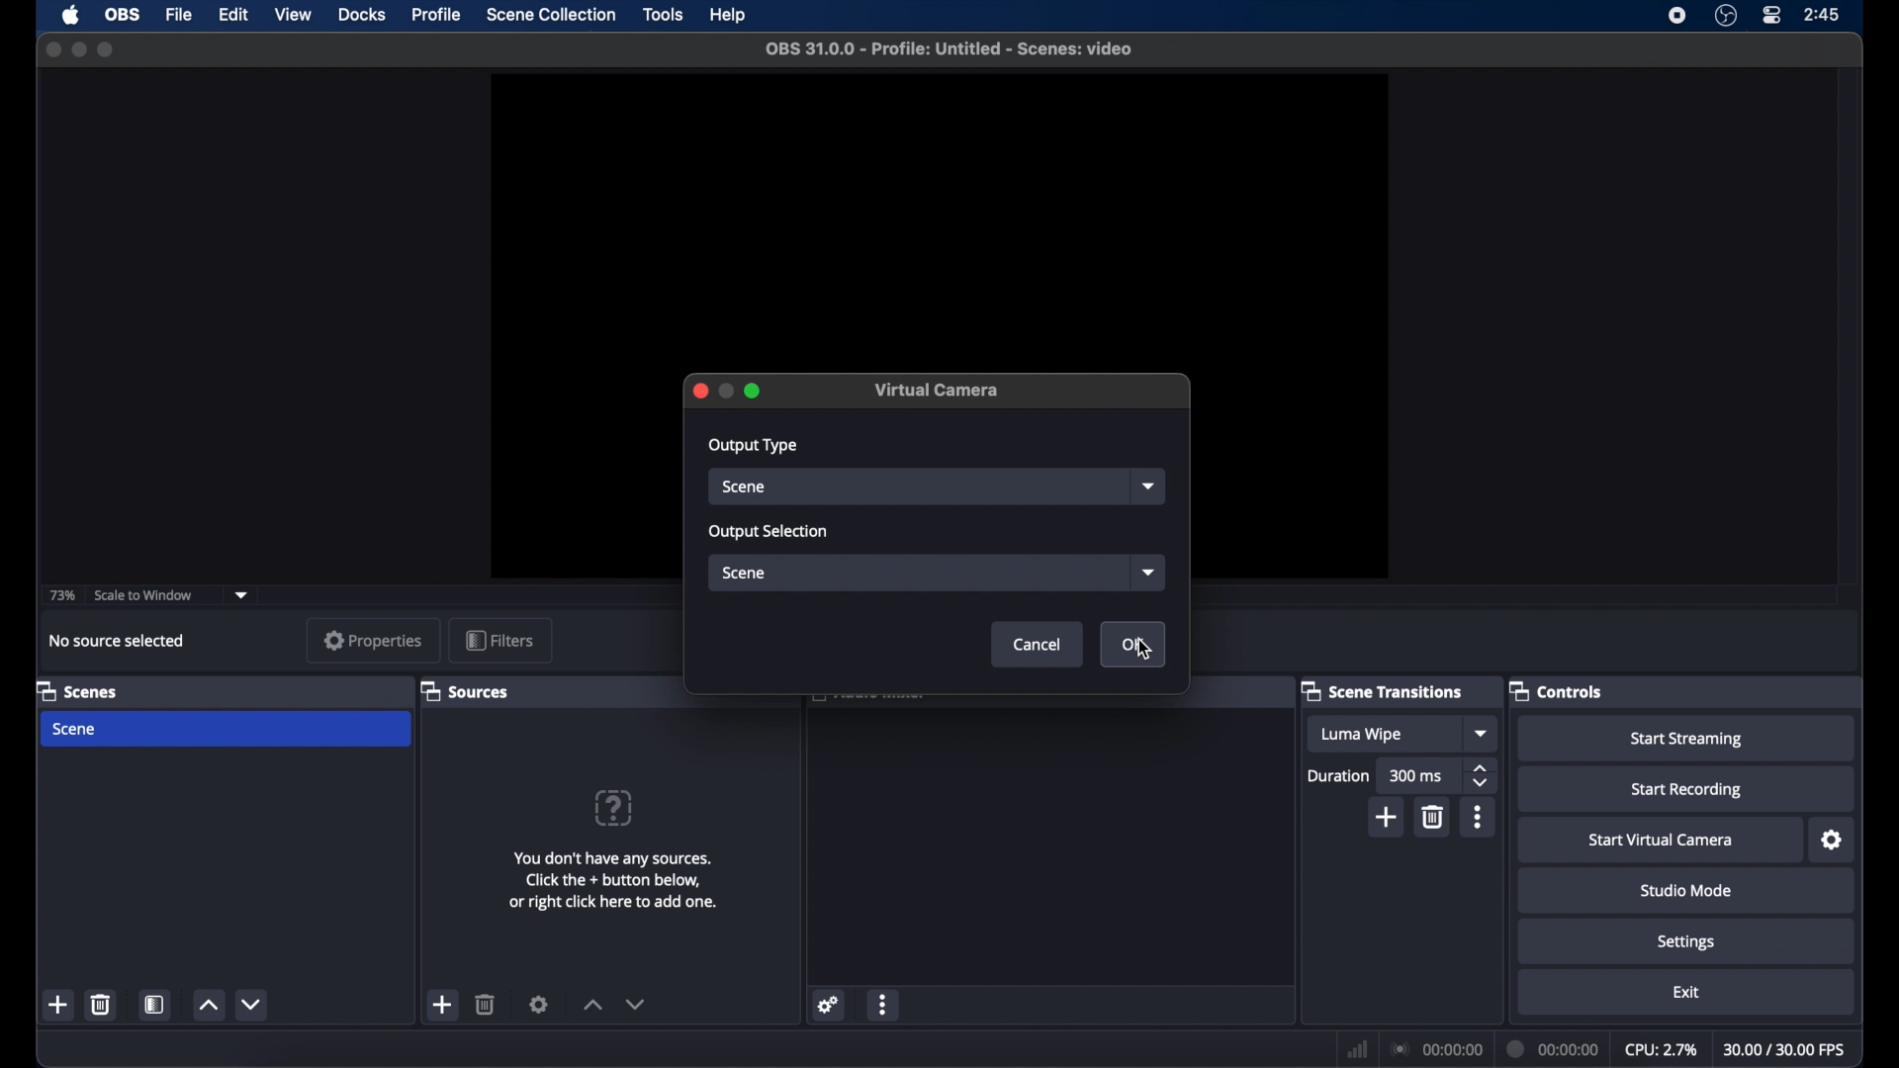 This screenshot has width=1899, height=1068. I want to click on delete, so click(102, 1004).